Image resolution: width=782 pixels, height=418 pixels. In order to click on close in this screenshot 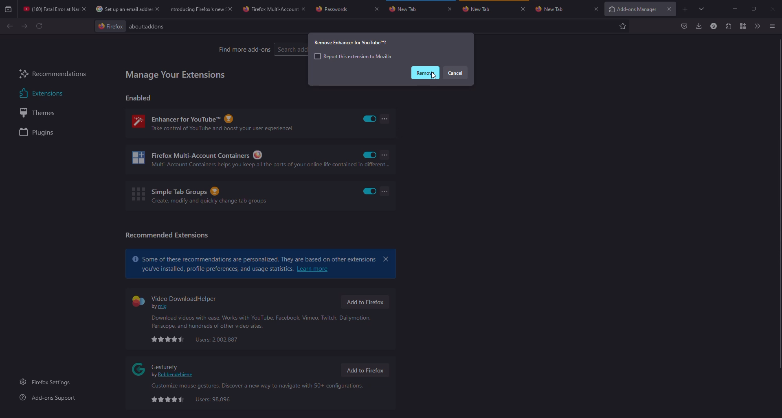, I will do `click(773, 9)`.